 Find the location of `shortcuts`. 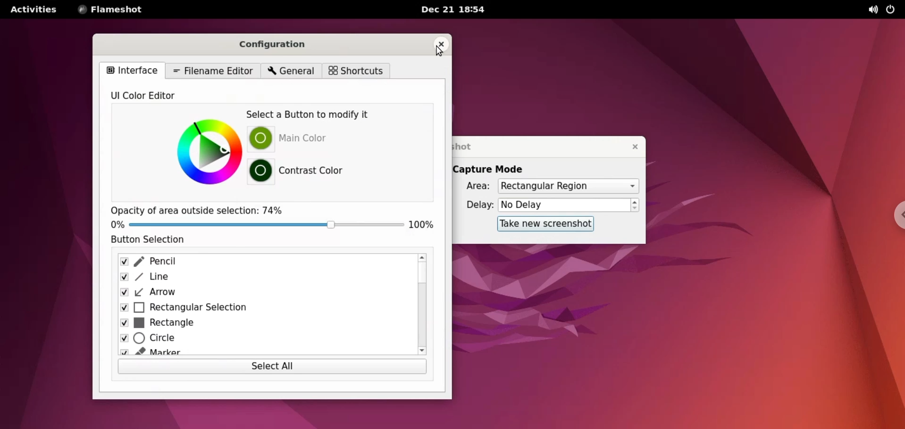

shortcuts is located at coordinates (356, 71).